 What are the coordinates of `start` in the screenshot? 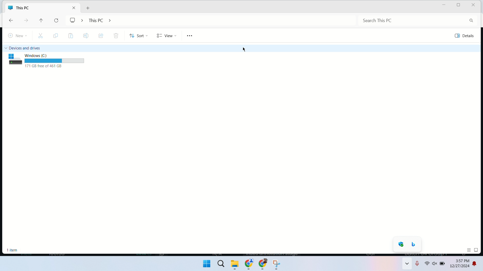 It's located at (205, 264).